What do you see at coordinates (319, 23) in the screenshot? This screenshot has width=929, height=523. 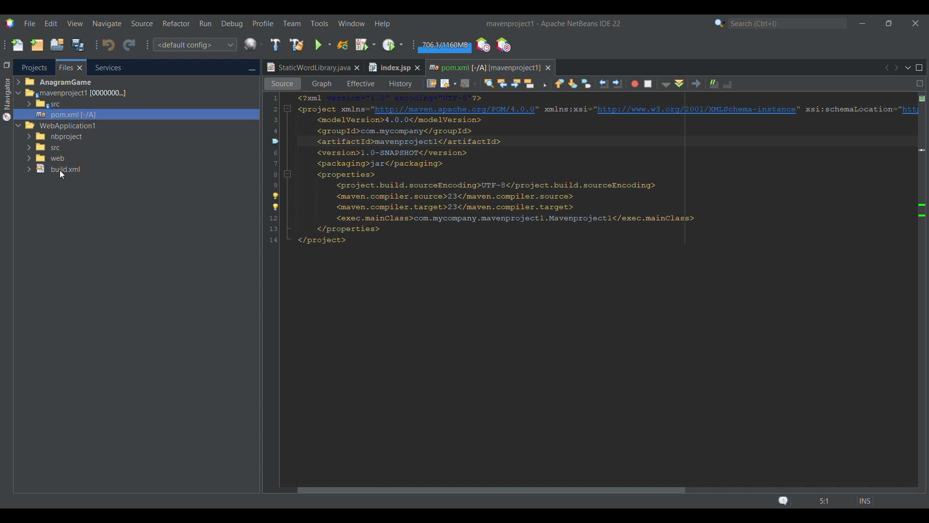 I see `Tools menu` at bounding box center [319, 23].